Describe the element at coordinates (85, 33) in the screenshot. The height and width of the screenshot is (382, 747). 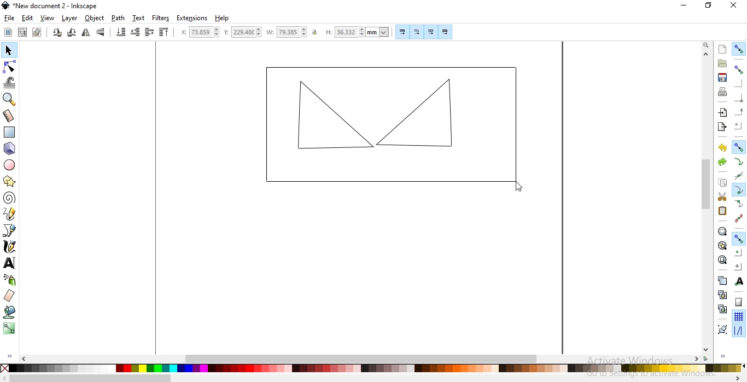
I see `flip horizontally` at that location.